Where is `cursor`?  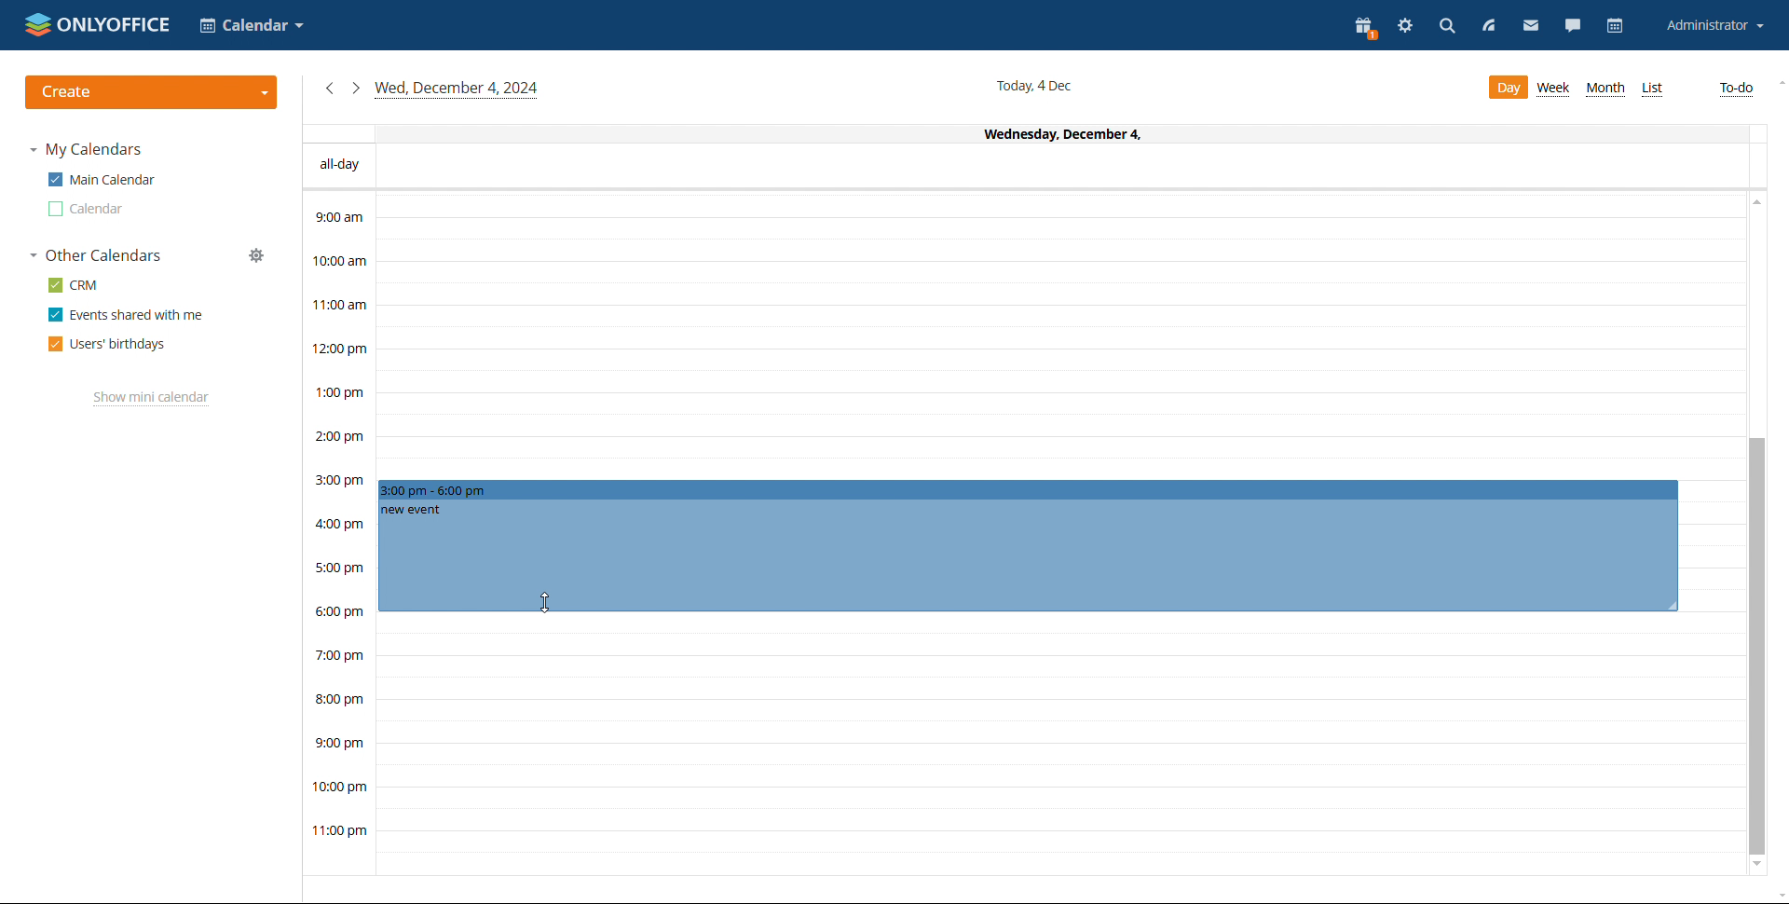
cursor is located at coordinates (550, 603).